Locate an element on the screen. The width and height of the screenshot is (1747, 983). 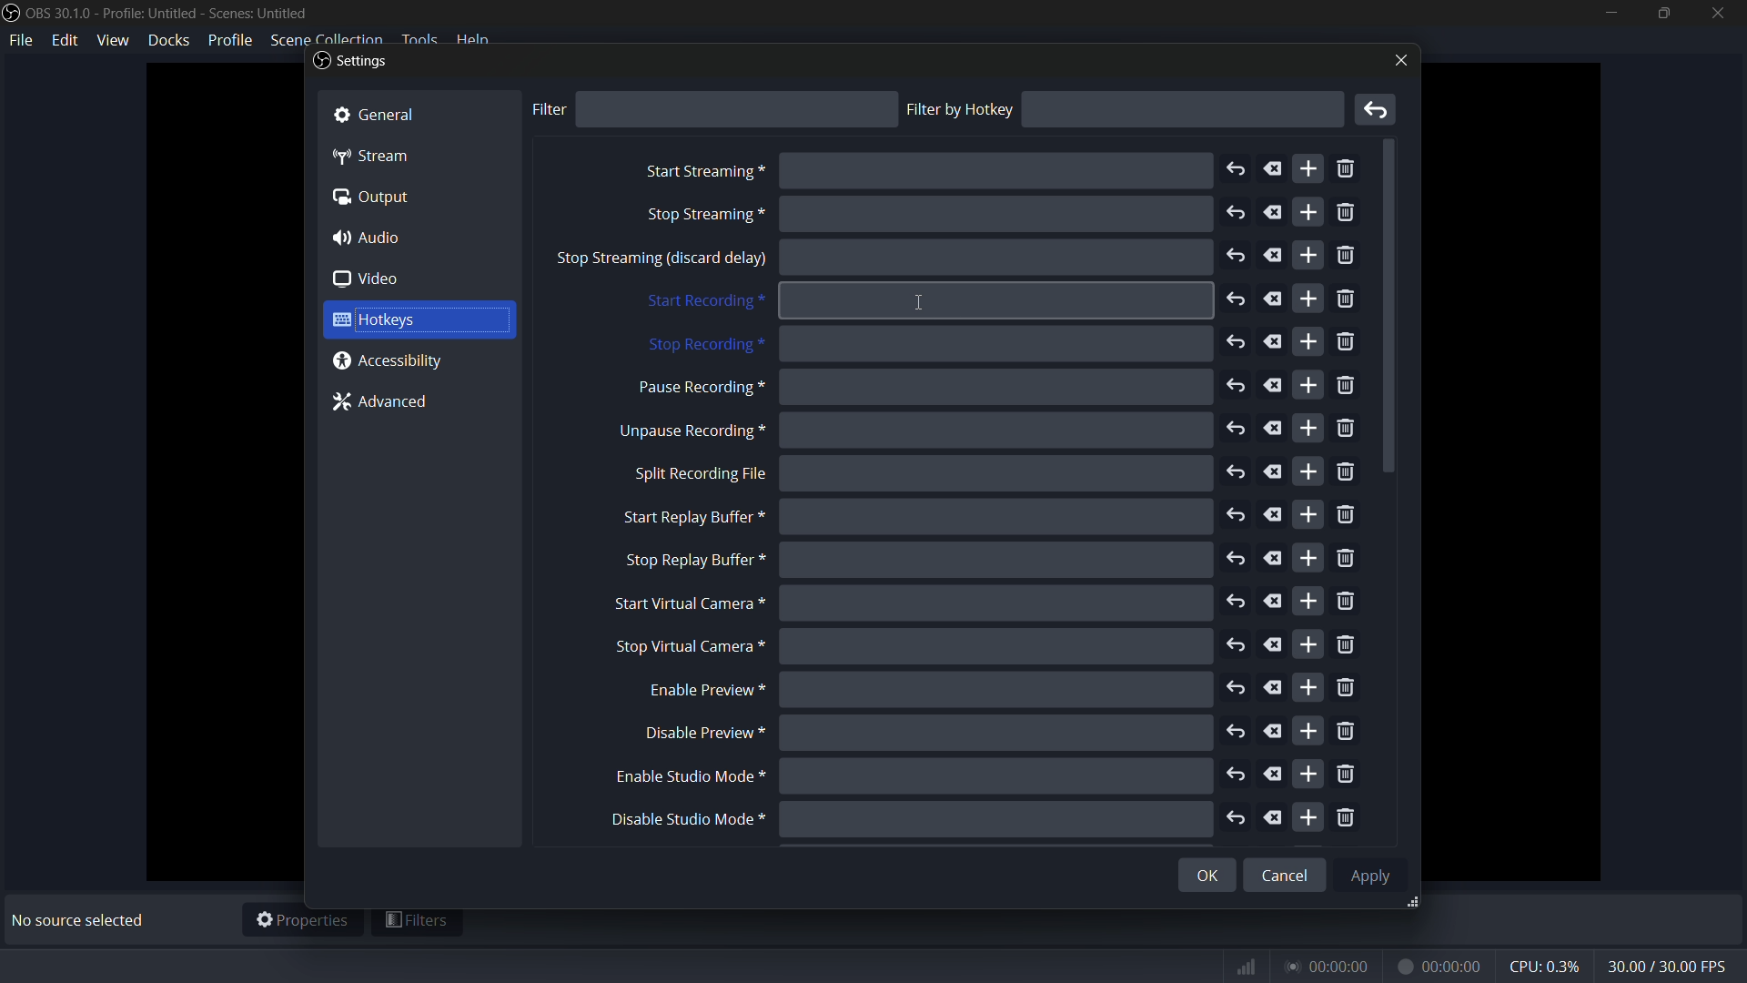
split recording file is located at coordinates (700, 474).